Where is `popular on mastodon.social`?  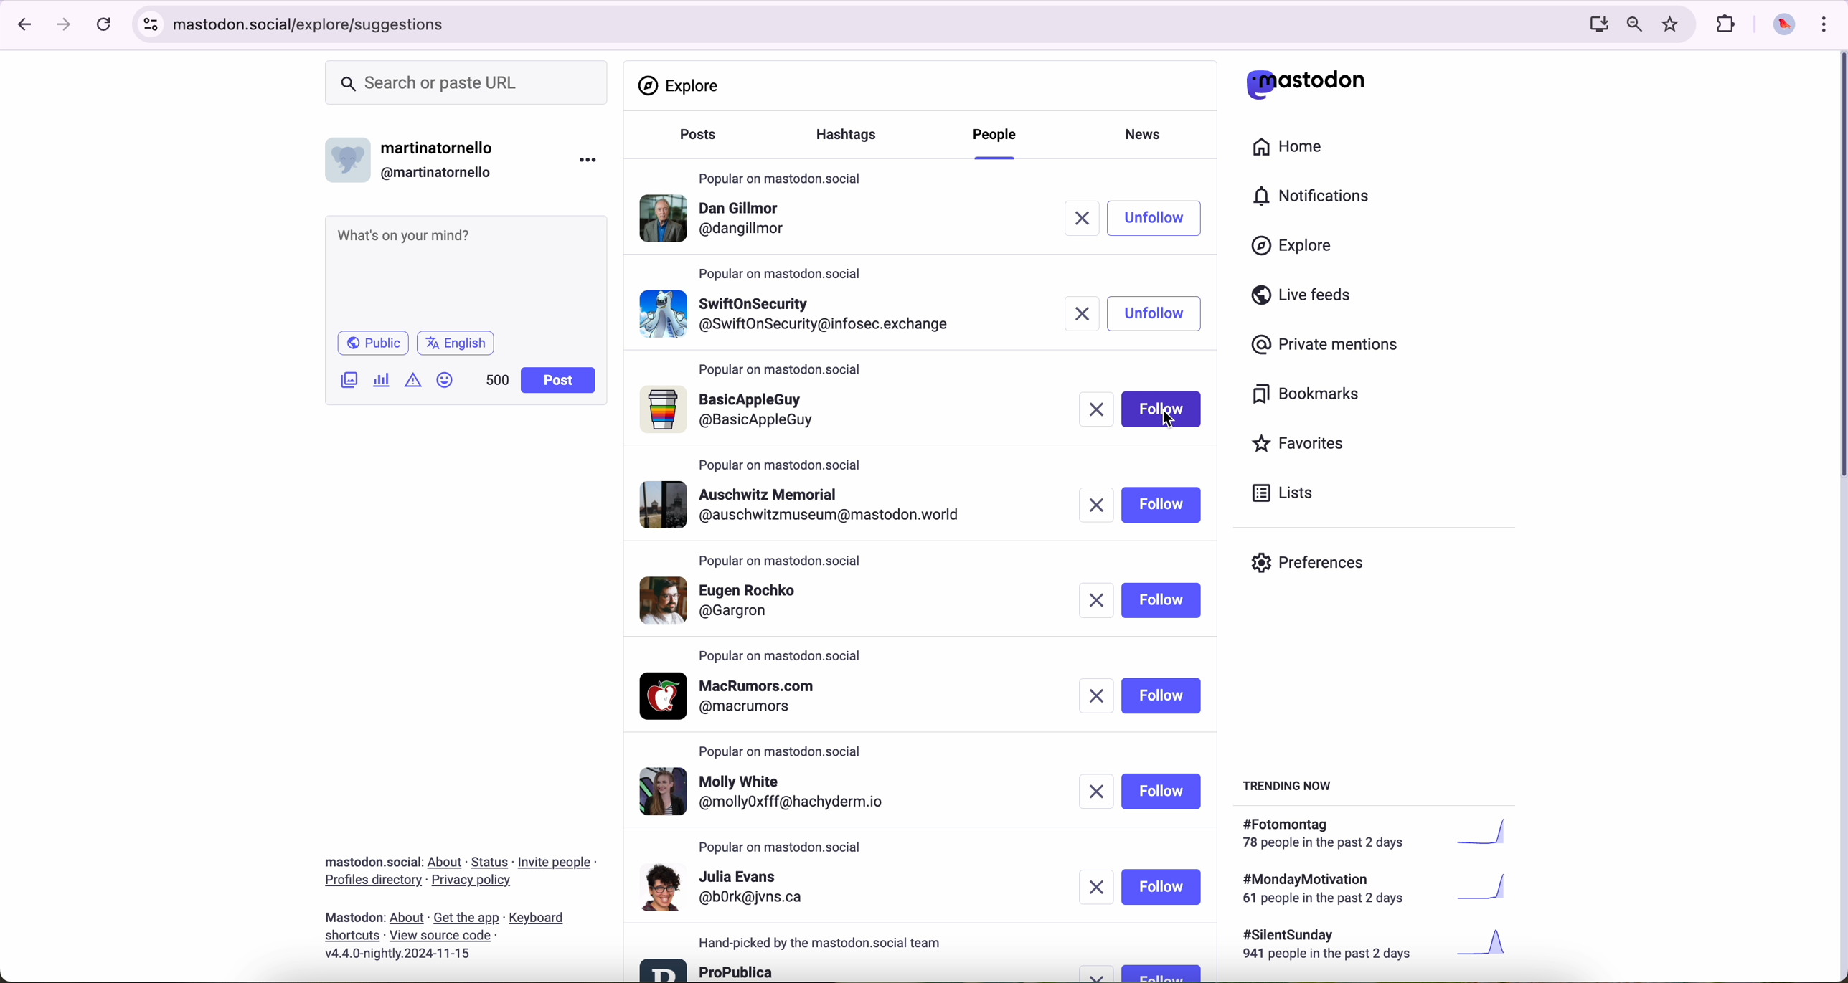 popular on mastodon.social is located at coordinates (782, 371).